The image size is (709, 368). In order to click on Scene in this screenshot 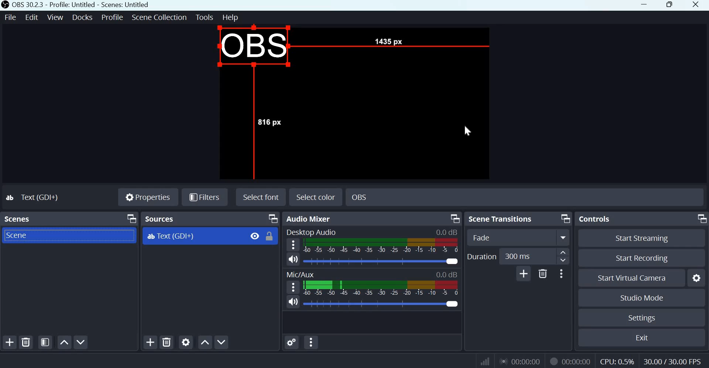, I will do `click(24, 235)`.